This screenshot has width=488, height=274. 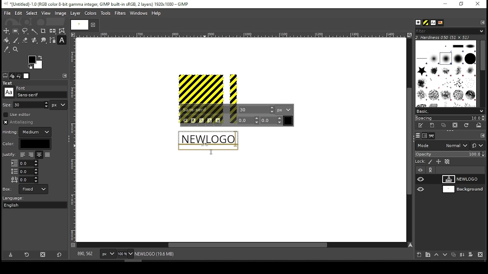 I want to click on create a new brush, so click(x=433, y=125).